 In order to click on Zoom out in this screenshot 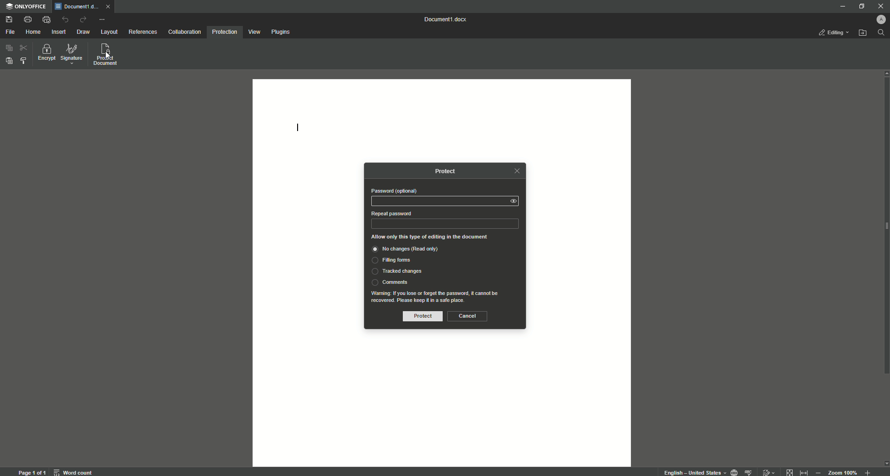, I will do `click(818, 471)`.